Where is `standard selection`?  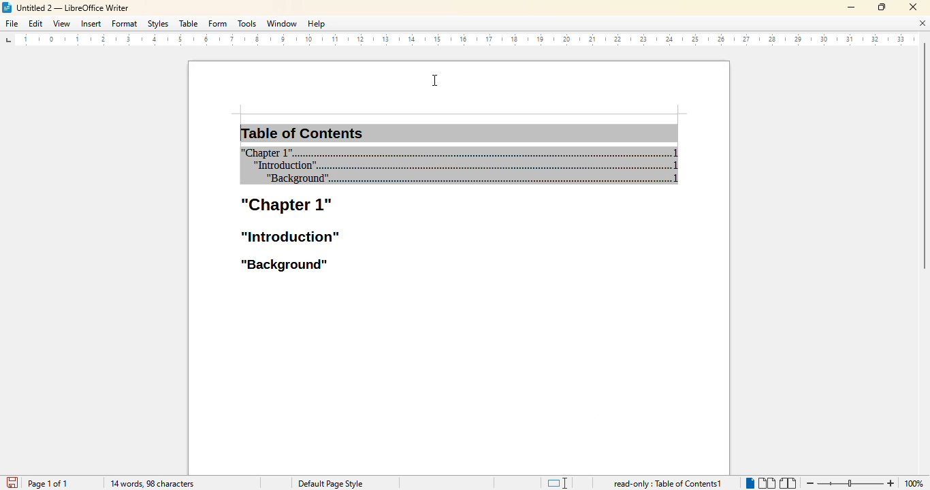 standard selection is located at coordinates (558, 483).